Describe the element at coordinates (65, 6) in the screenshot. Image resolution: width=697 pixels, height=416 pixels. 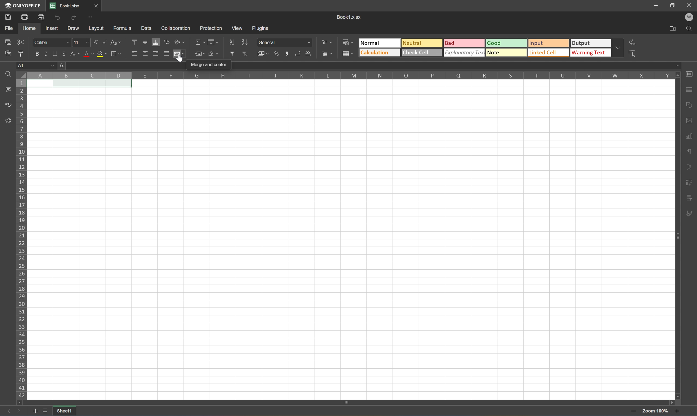
I see `Book1.xlsx` at that location.